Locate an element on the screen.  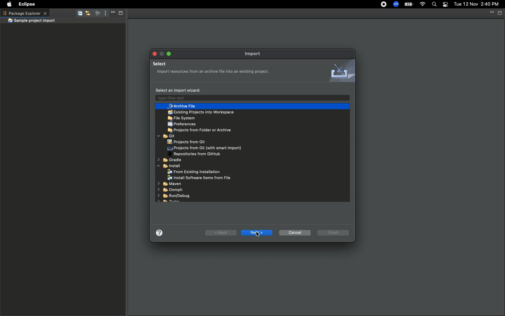
Maximize is located at coordinates (169, 54).